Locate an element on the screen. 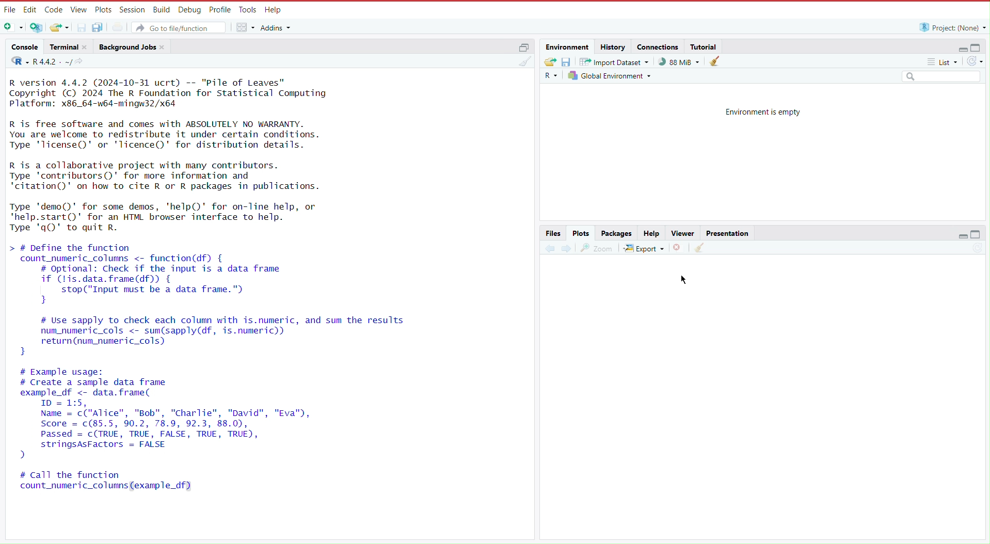  Clear console (Ctrl +L) is located at coordinates (717, 61).